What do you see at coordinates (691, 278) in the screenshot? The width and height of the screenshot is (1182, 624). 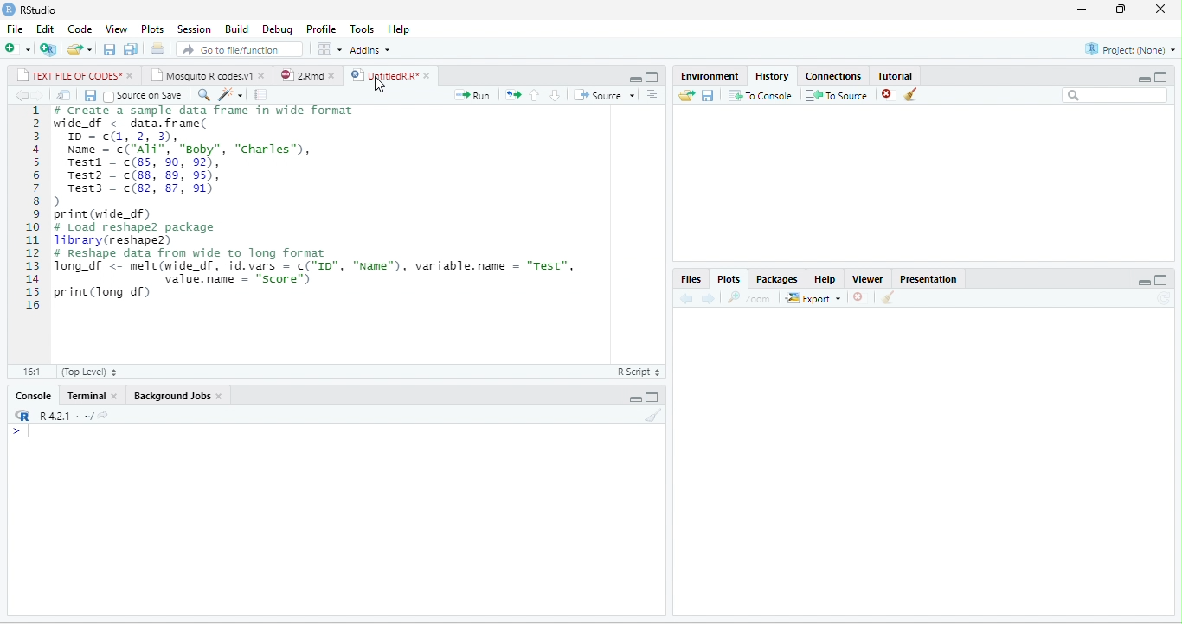 I see `Files` at bounding box center [691, 278].